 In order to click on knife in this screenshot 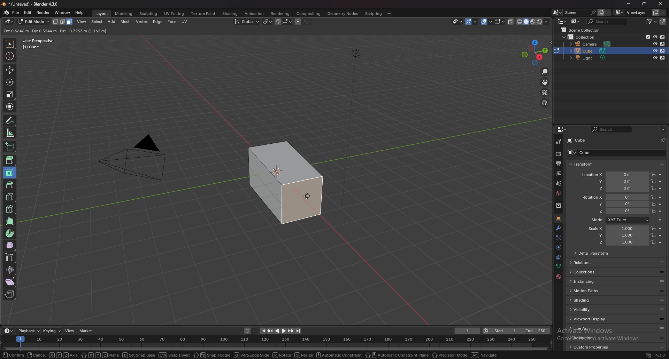, I will do `click(11, 209)`.